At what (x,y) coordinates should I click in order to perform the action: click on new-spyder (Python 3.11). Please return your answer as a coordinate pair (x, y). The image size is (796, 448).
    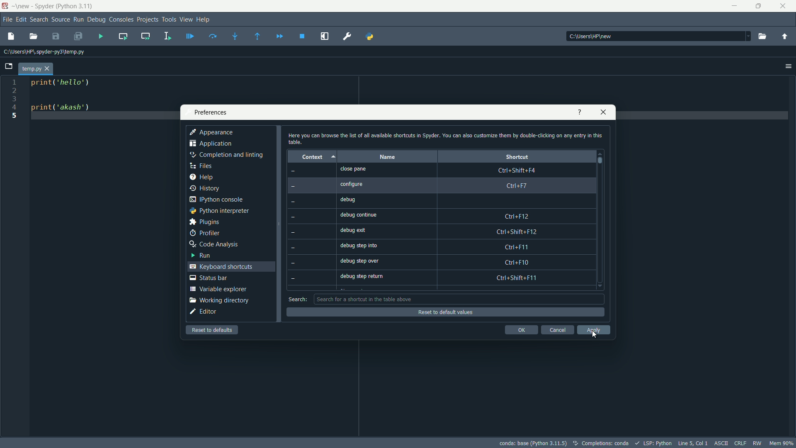
    Looking at the image, I should click on (52, 7).